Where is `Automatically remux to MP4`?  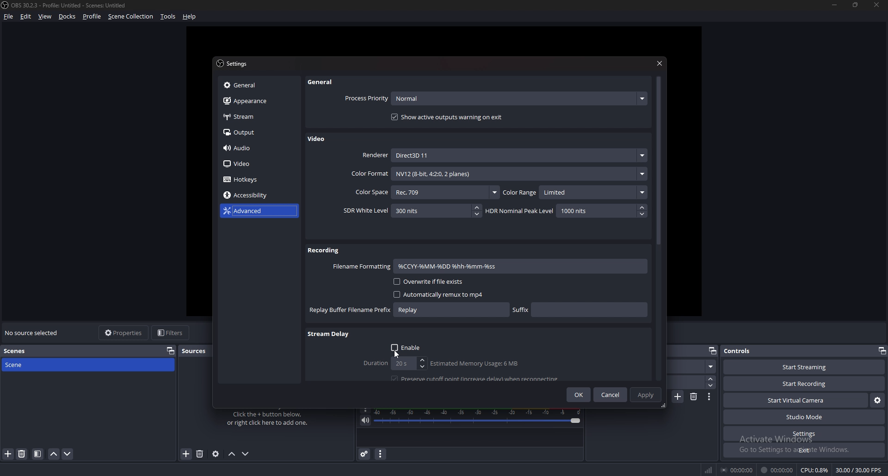 Automatically remux to MP4 is located at coordinates (434, 294).